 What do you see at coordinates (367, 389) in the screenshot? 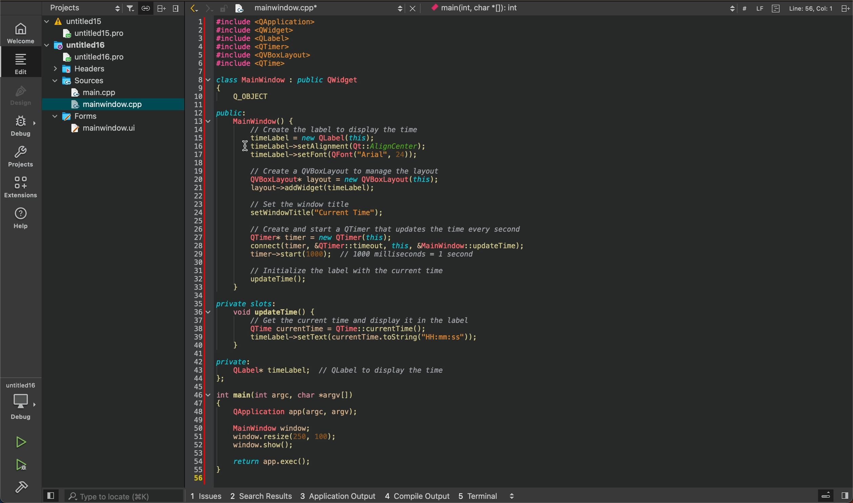
I see `~~

35 private slots:

36 v void updateTime() {

37 // Get the current time and display it in the label
38 QTime currentTime = QTime::currentTime();

39 timeLabel->setText(currentTime. toString ("HH:mm:ss"));
40 }

41

42 private:

x] QLabelx timeLabel; // QLabel to display the time
4 };

45

46 v int main(int argc, char *argv[l)

47 {

48 QApplication app(argc, argv);

49

50 MainWindow window;

51 window. resize(250, 100);

52 window. show();

58]

54 return app.exec();

55) }

56` at bounding box center [367, 389].